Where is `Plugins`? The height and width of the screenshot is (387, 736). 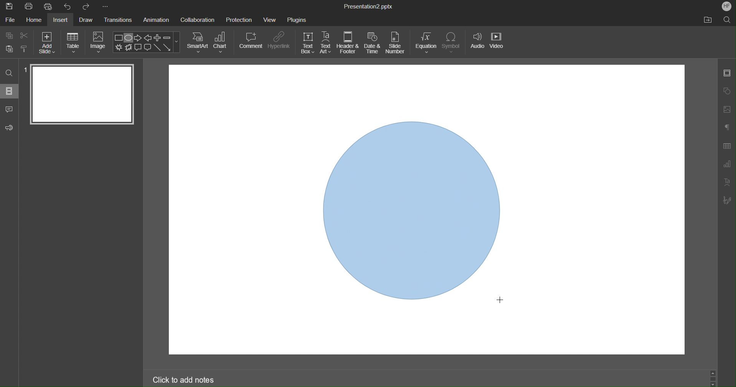
Plugins is located at coordinates (297, 18).